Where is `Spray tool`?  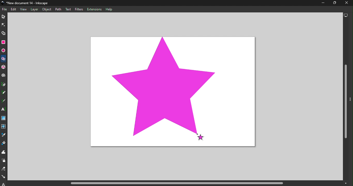 Spray tool is located at coordinates (4, 160).